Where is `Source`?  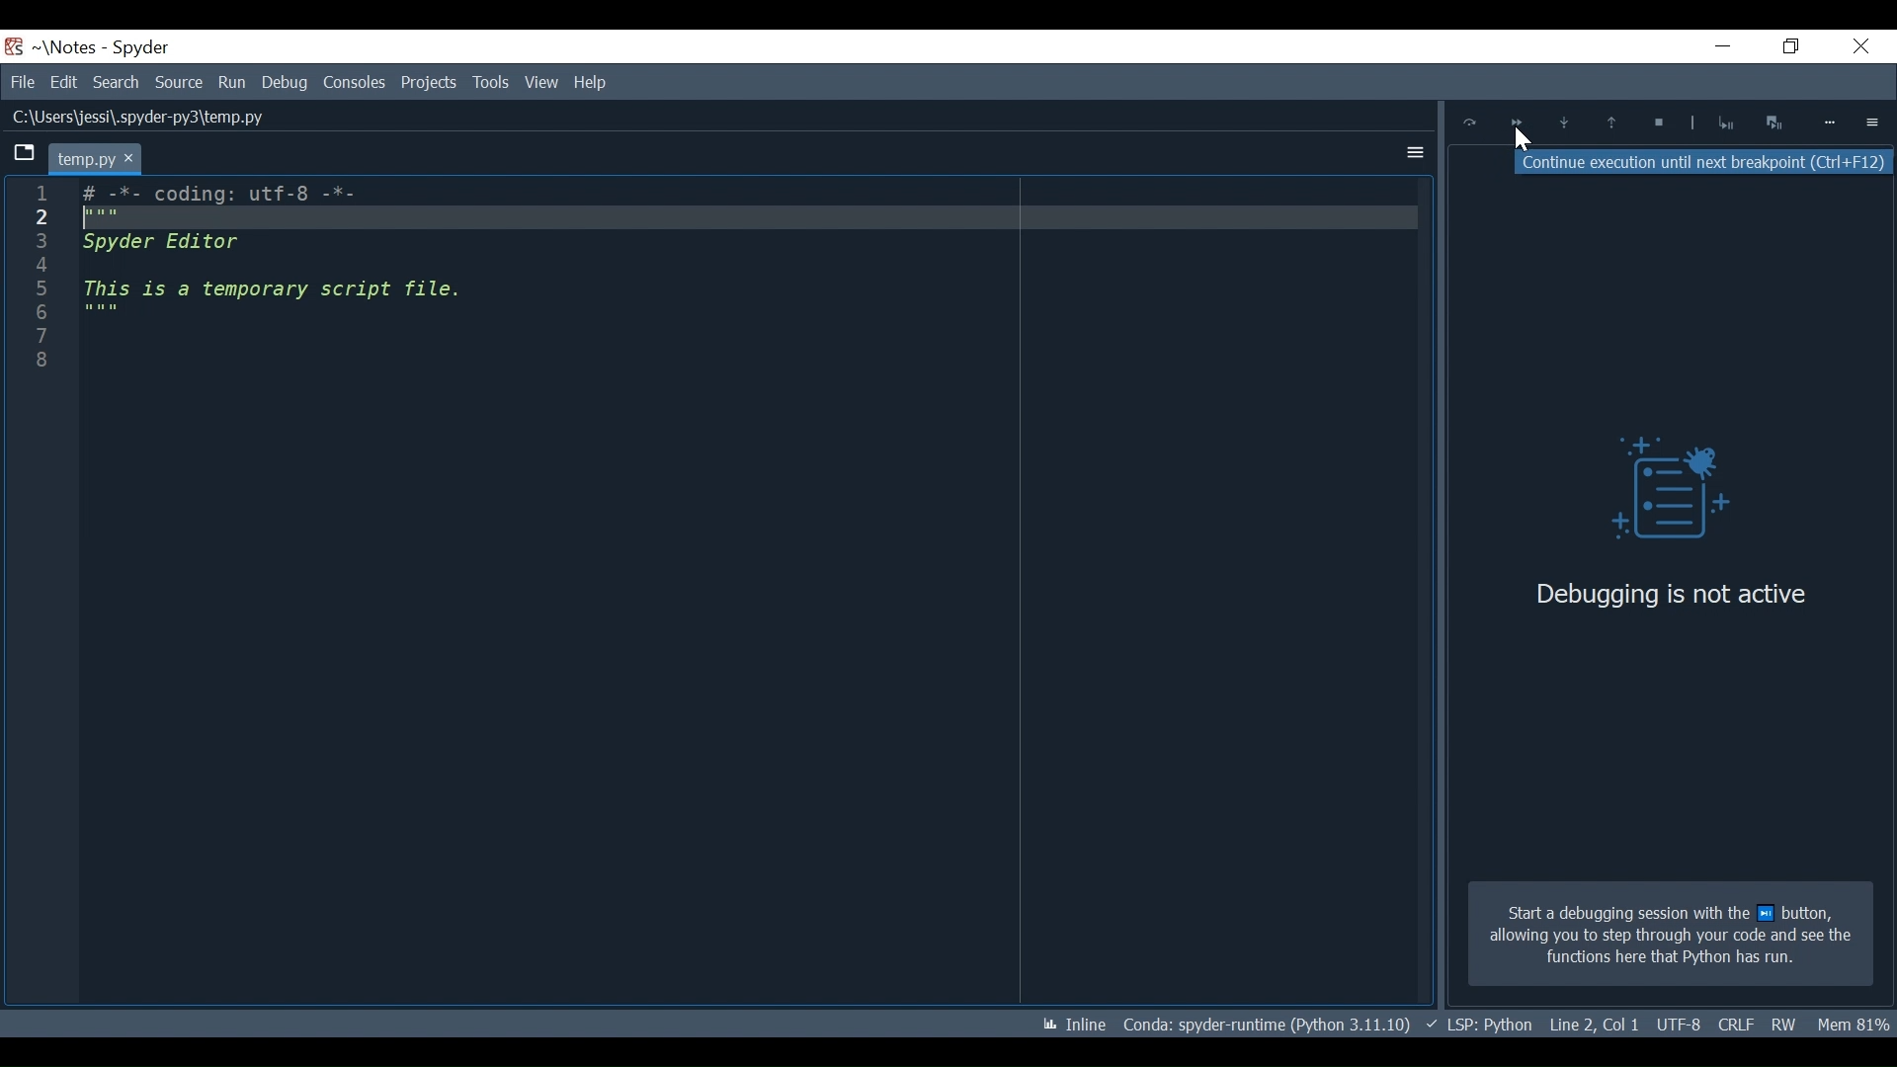 Source is located at coordinates (180, 83).